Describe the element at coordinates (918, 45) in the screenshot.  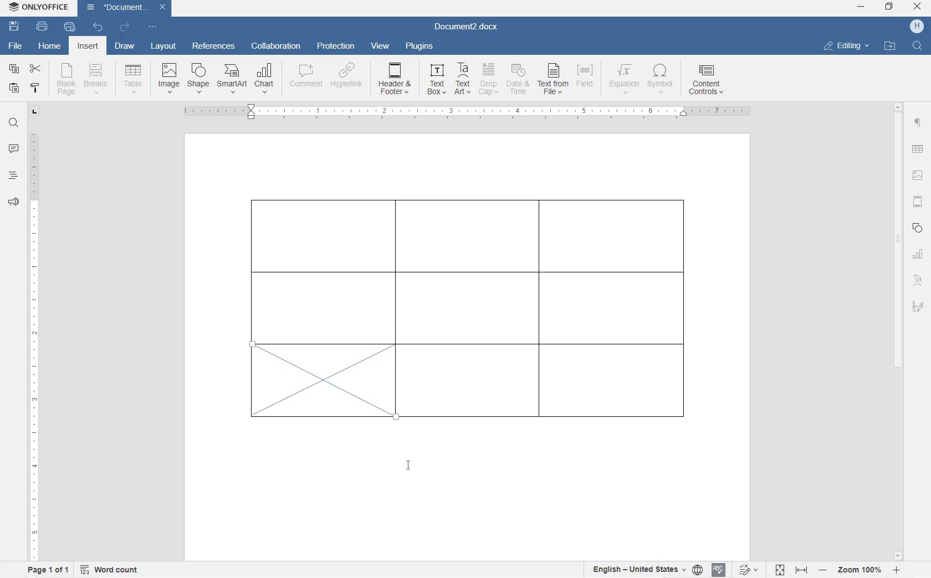
I see `FIND` at that location.